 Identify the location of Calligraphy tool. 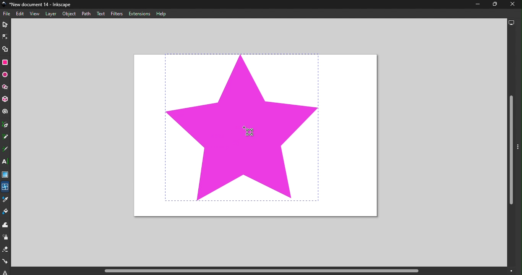
(6, 149).